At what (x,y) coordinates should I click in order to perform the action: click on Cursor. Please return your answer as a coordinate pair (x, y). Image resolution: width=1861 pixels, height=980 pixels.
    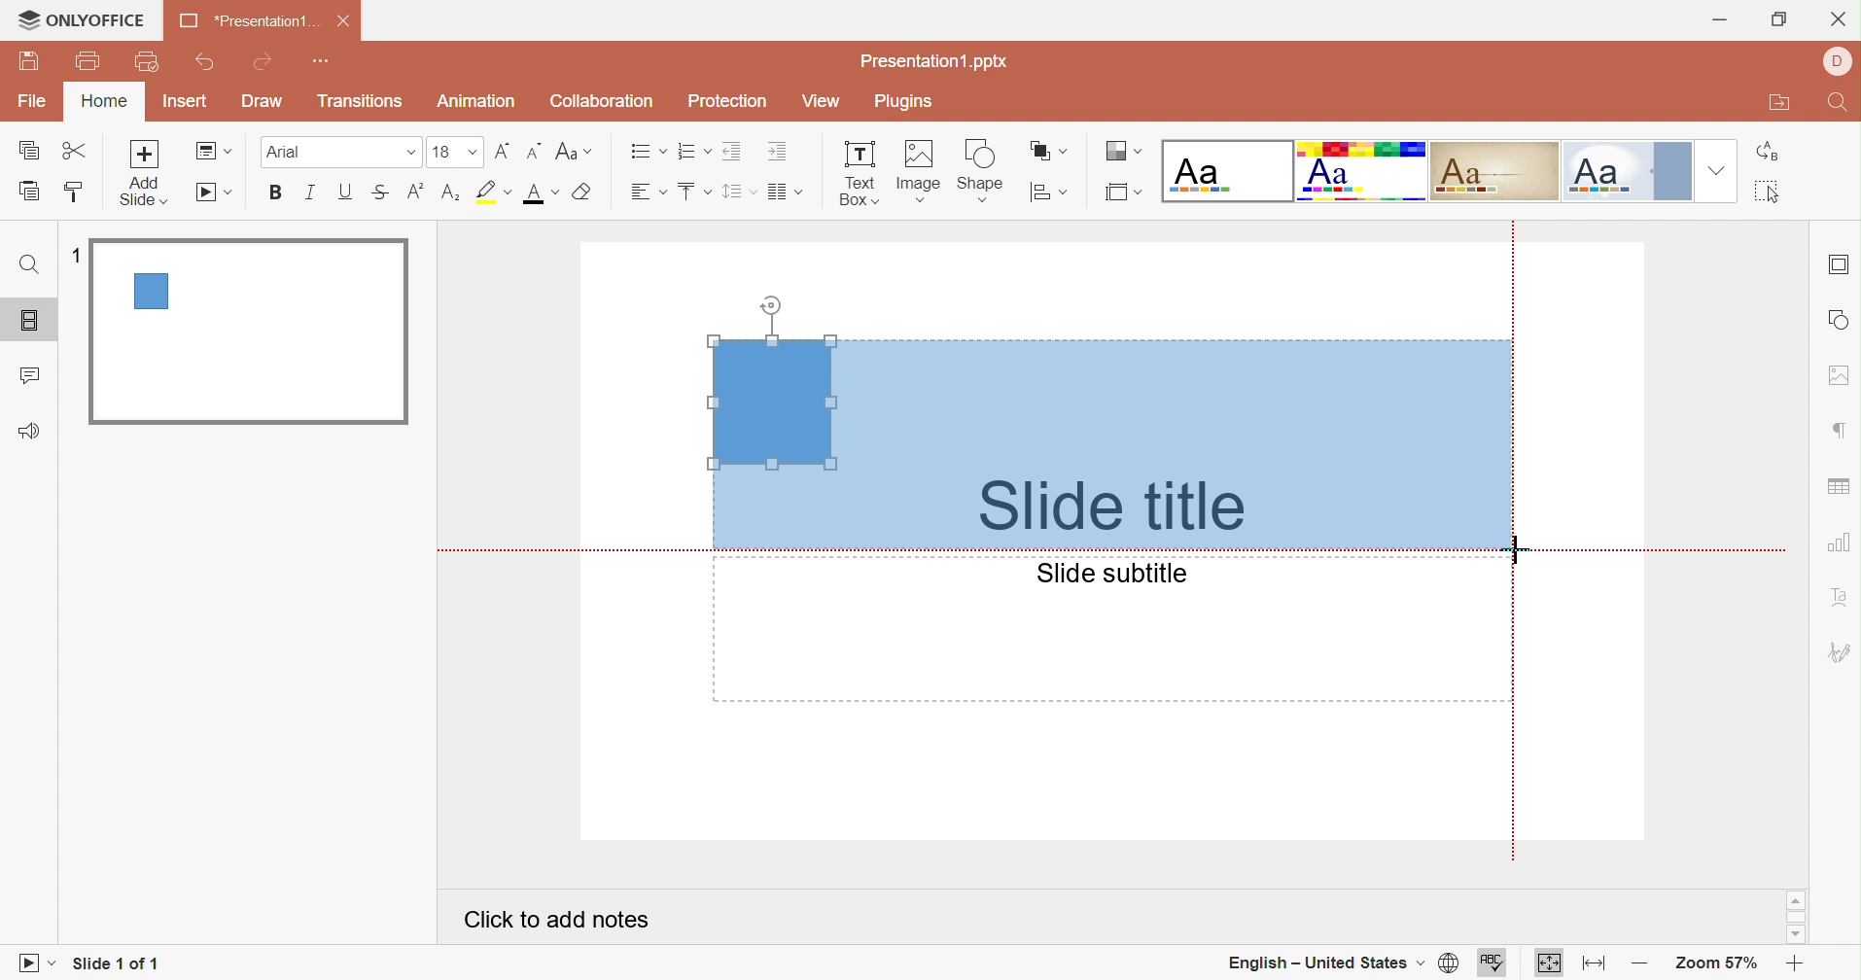
    Looking at the image, I should click on (1516, 548).